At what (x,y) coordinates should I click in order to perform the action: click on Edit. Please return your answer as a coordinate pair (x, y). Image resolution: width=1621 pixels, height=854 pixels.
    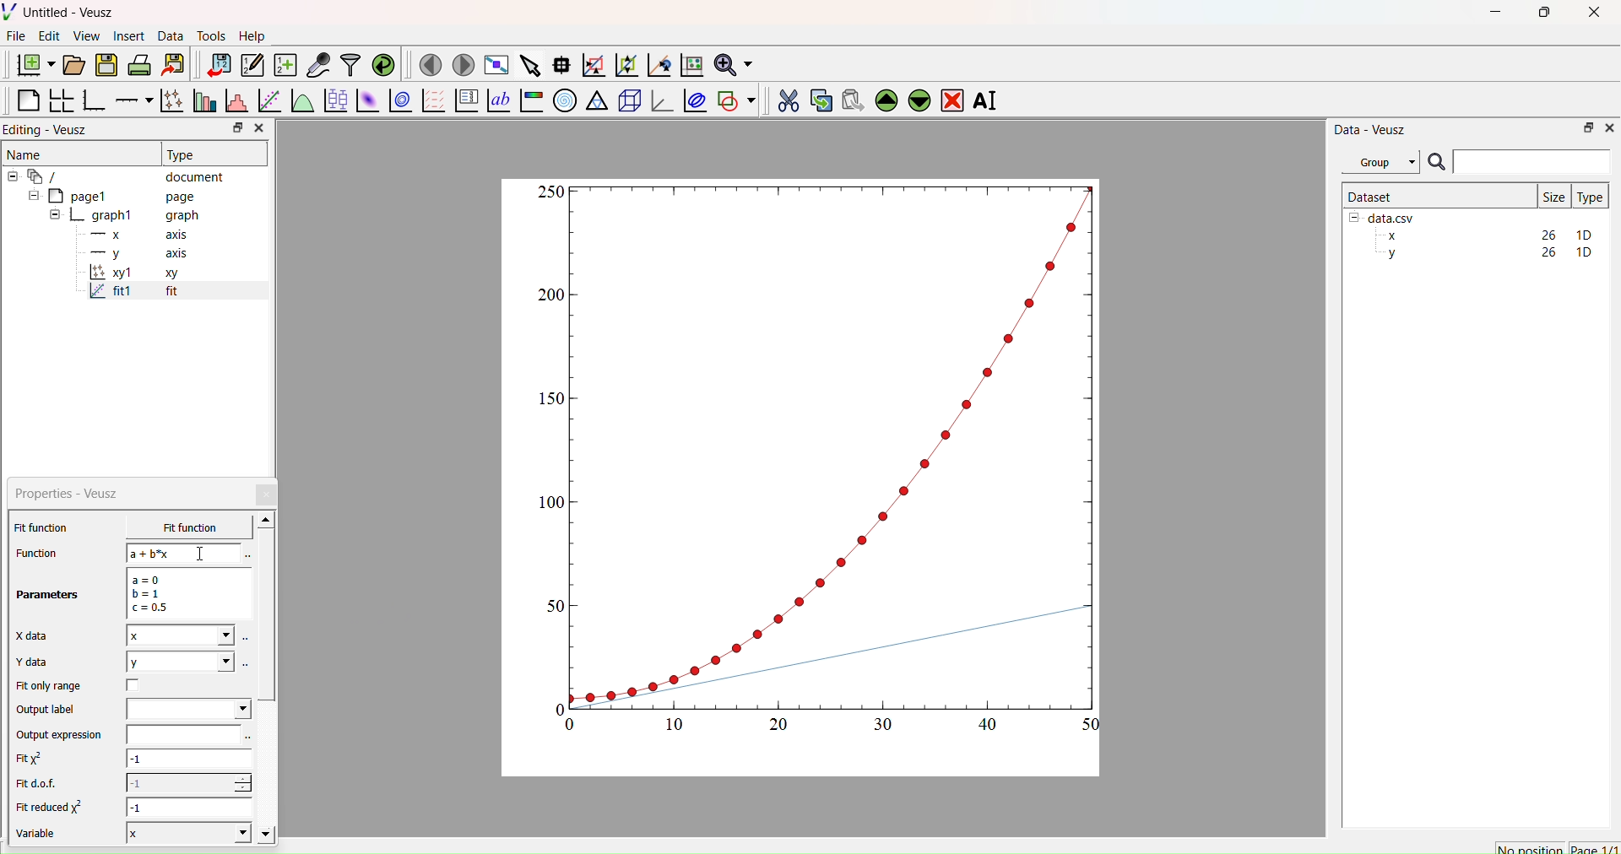
    Looking at the image, I should click on (47, 35).